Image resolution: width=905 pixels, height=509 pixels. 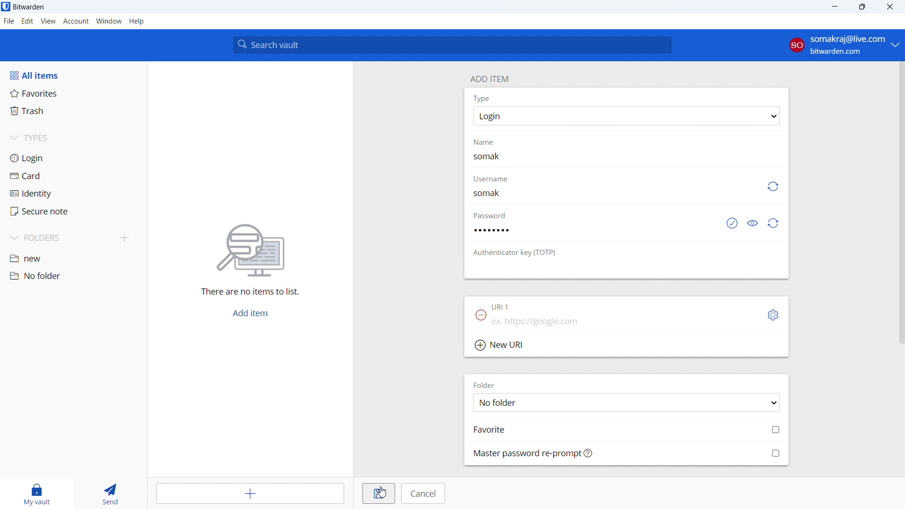 What do you see at coordinates (862, 7) in the screenshot?
I see `maximize` at bounding box center [862, 7].